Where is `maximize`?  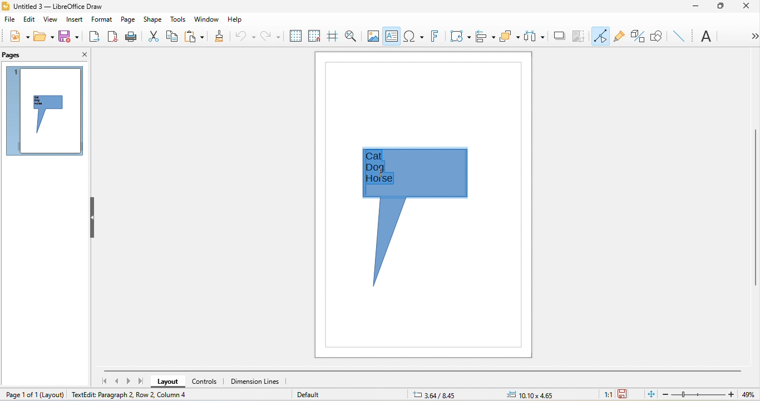
maximize is located at coordinates (720, 7).